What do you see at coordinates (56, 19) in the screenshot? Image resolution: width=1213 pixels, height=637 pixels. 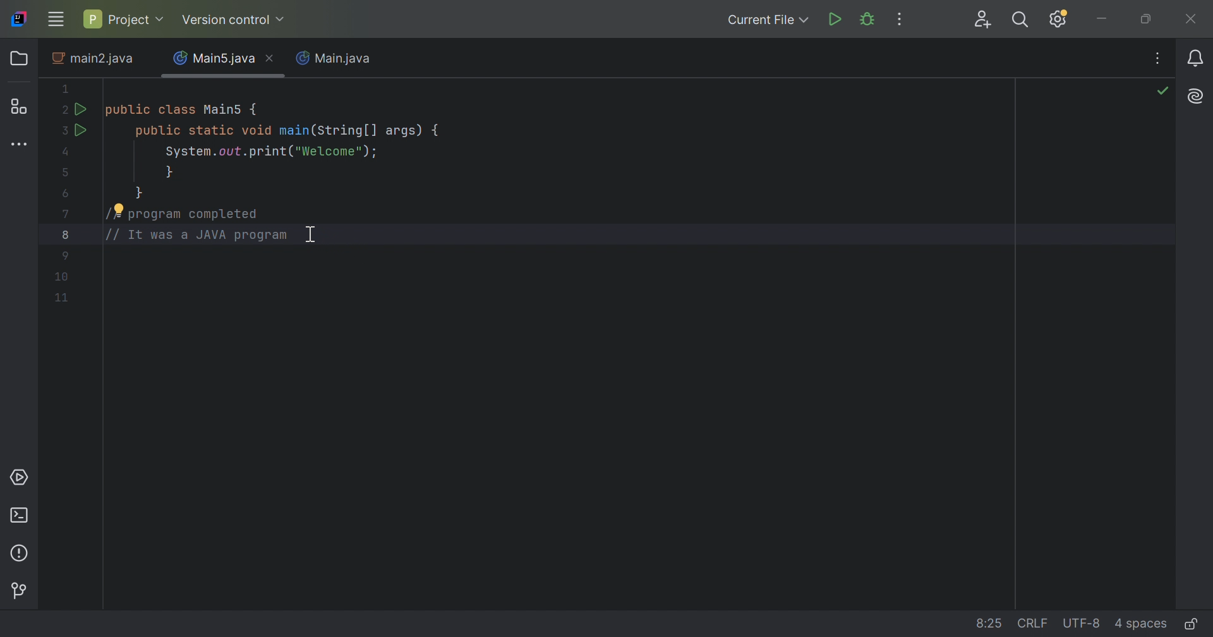 I see `Main menu` at bounding box center [56, 19].